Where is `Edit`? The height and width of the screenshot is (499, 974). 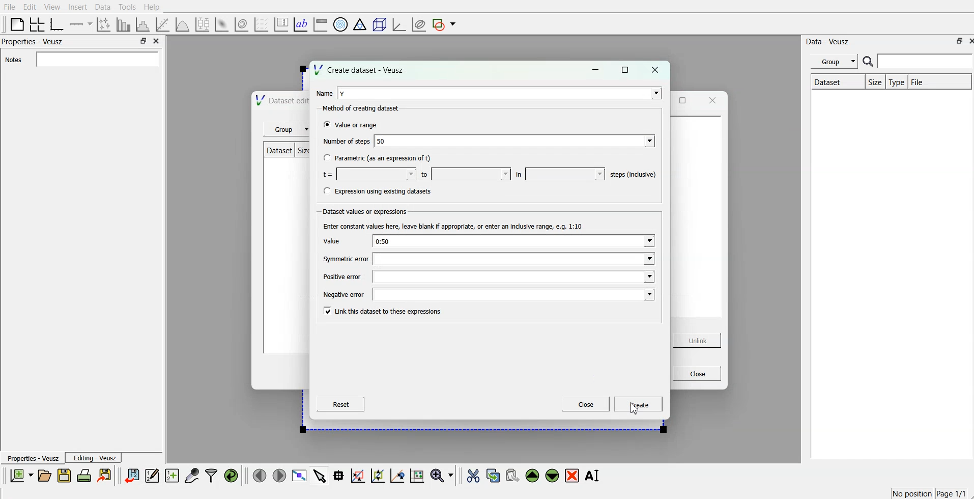
Edit is located at coordinates (30, 7).